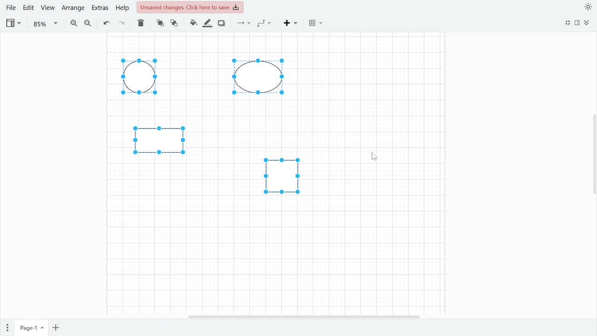  I want to click on Undo, so click(105, 23).